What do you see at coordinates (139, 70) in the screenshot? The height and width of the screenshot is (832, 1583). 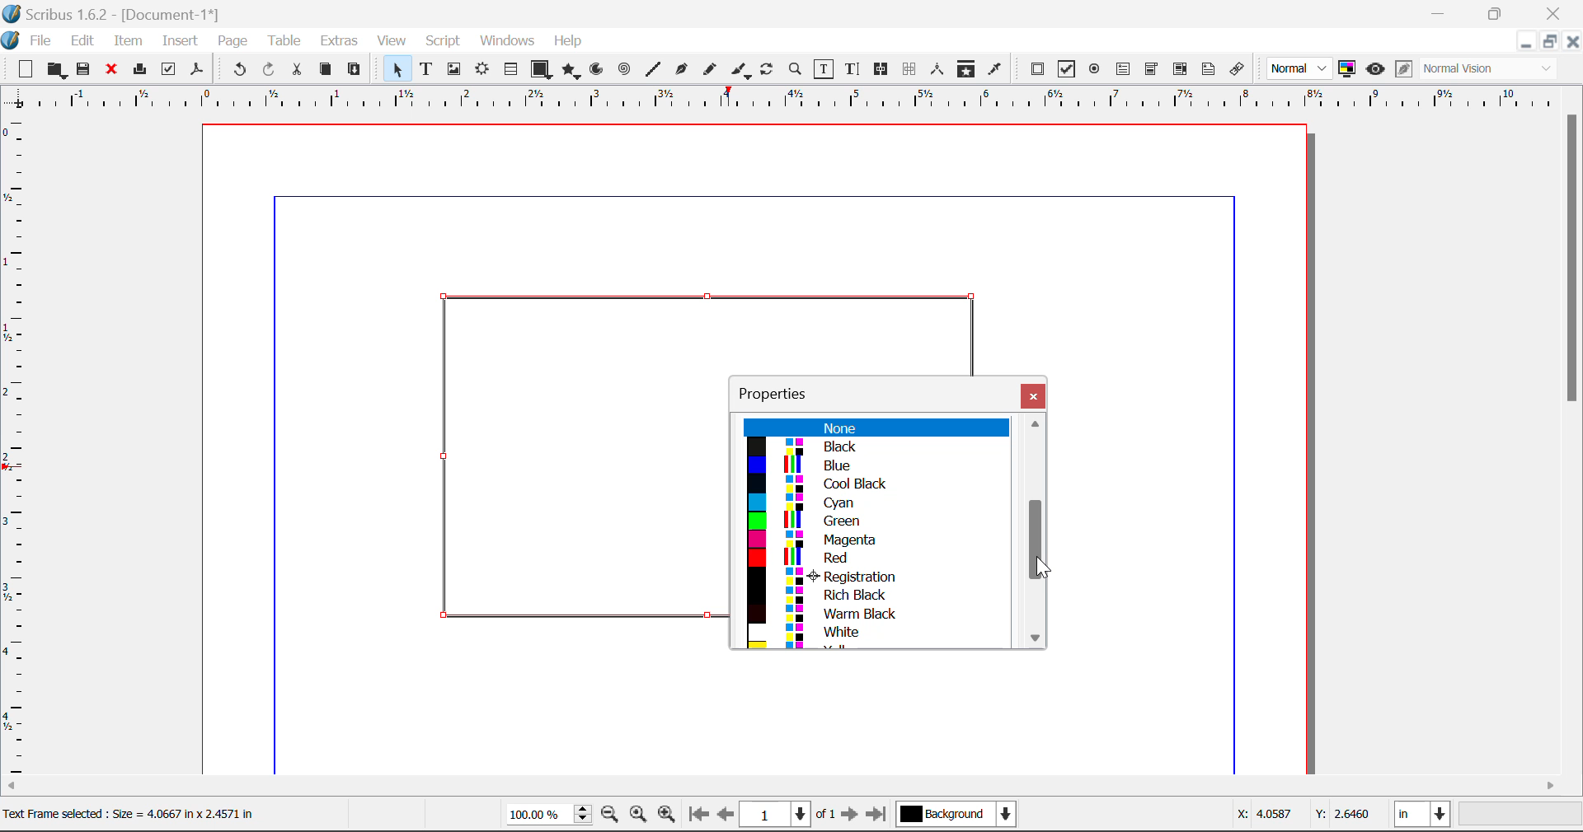 I see `Print` at bounding box center [139, 70].